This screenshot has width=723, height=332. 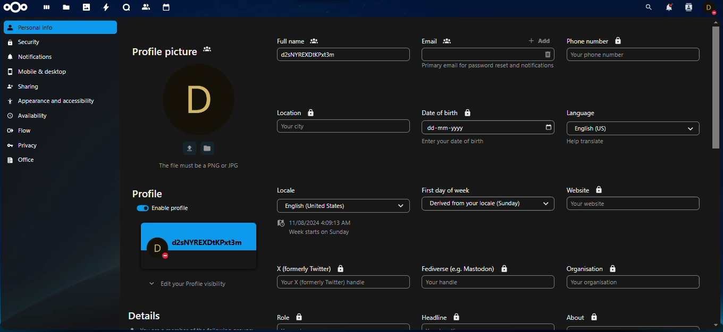 I want to click on delete, so click(x=548, y=54).